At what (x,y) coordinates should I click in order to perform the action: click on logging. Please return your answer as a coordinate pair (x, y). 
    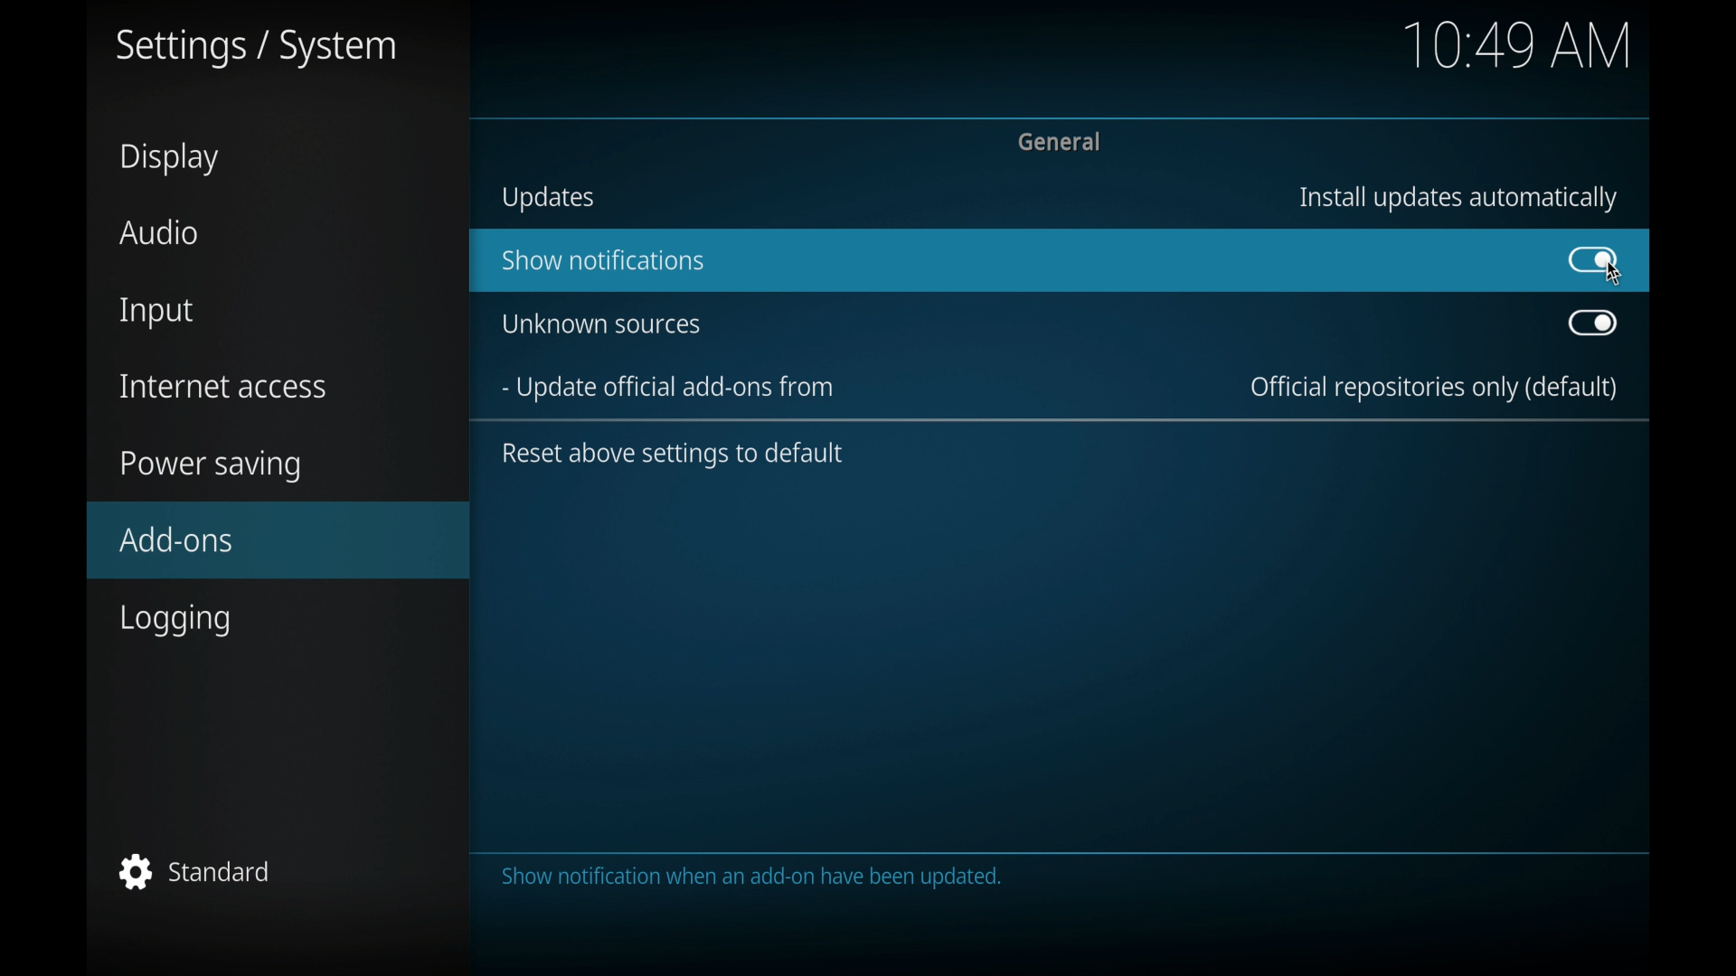
    Looking at the image, I should click on (175, 620).